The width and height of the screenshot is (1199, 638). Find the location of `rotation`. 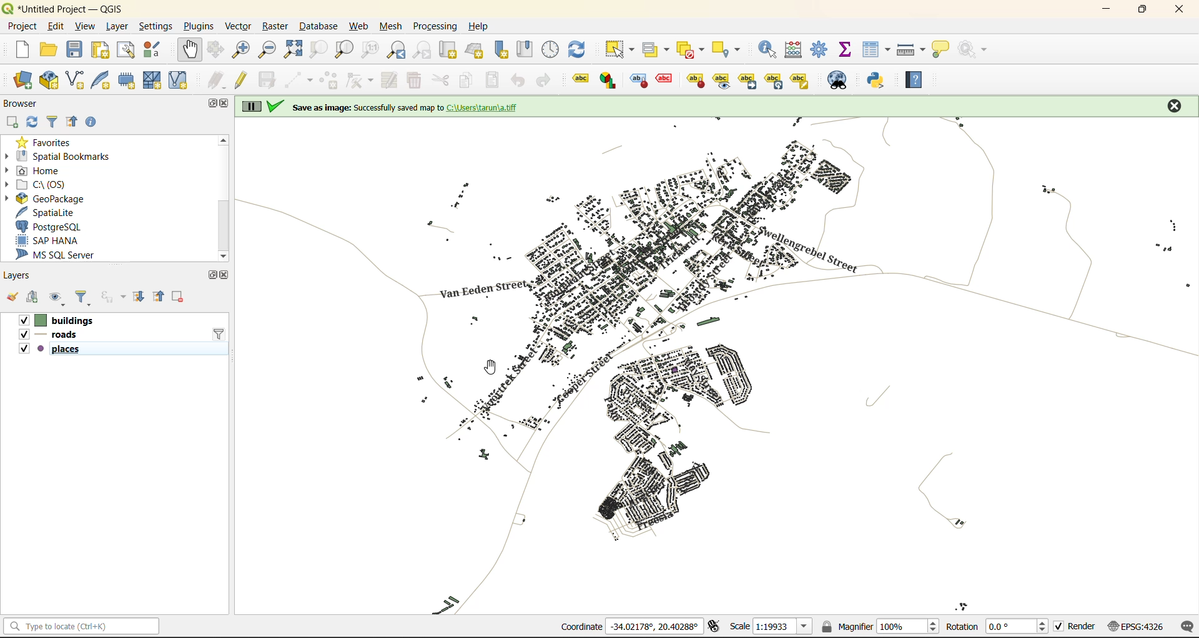

rotation is located at coordinates (997, 626).